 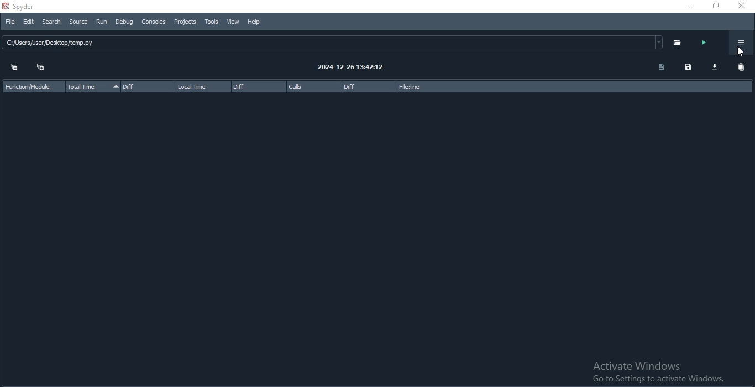 I want to click on Tools, so click(x=212, y=21).